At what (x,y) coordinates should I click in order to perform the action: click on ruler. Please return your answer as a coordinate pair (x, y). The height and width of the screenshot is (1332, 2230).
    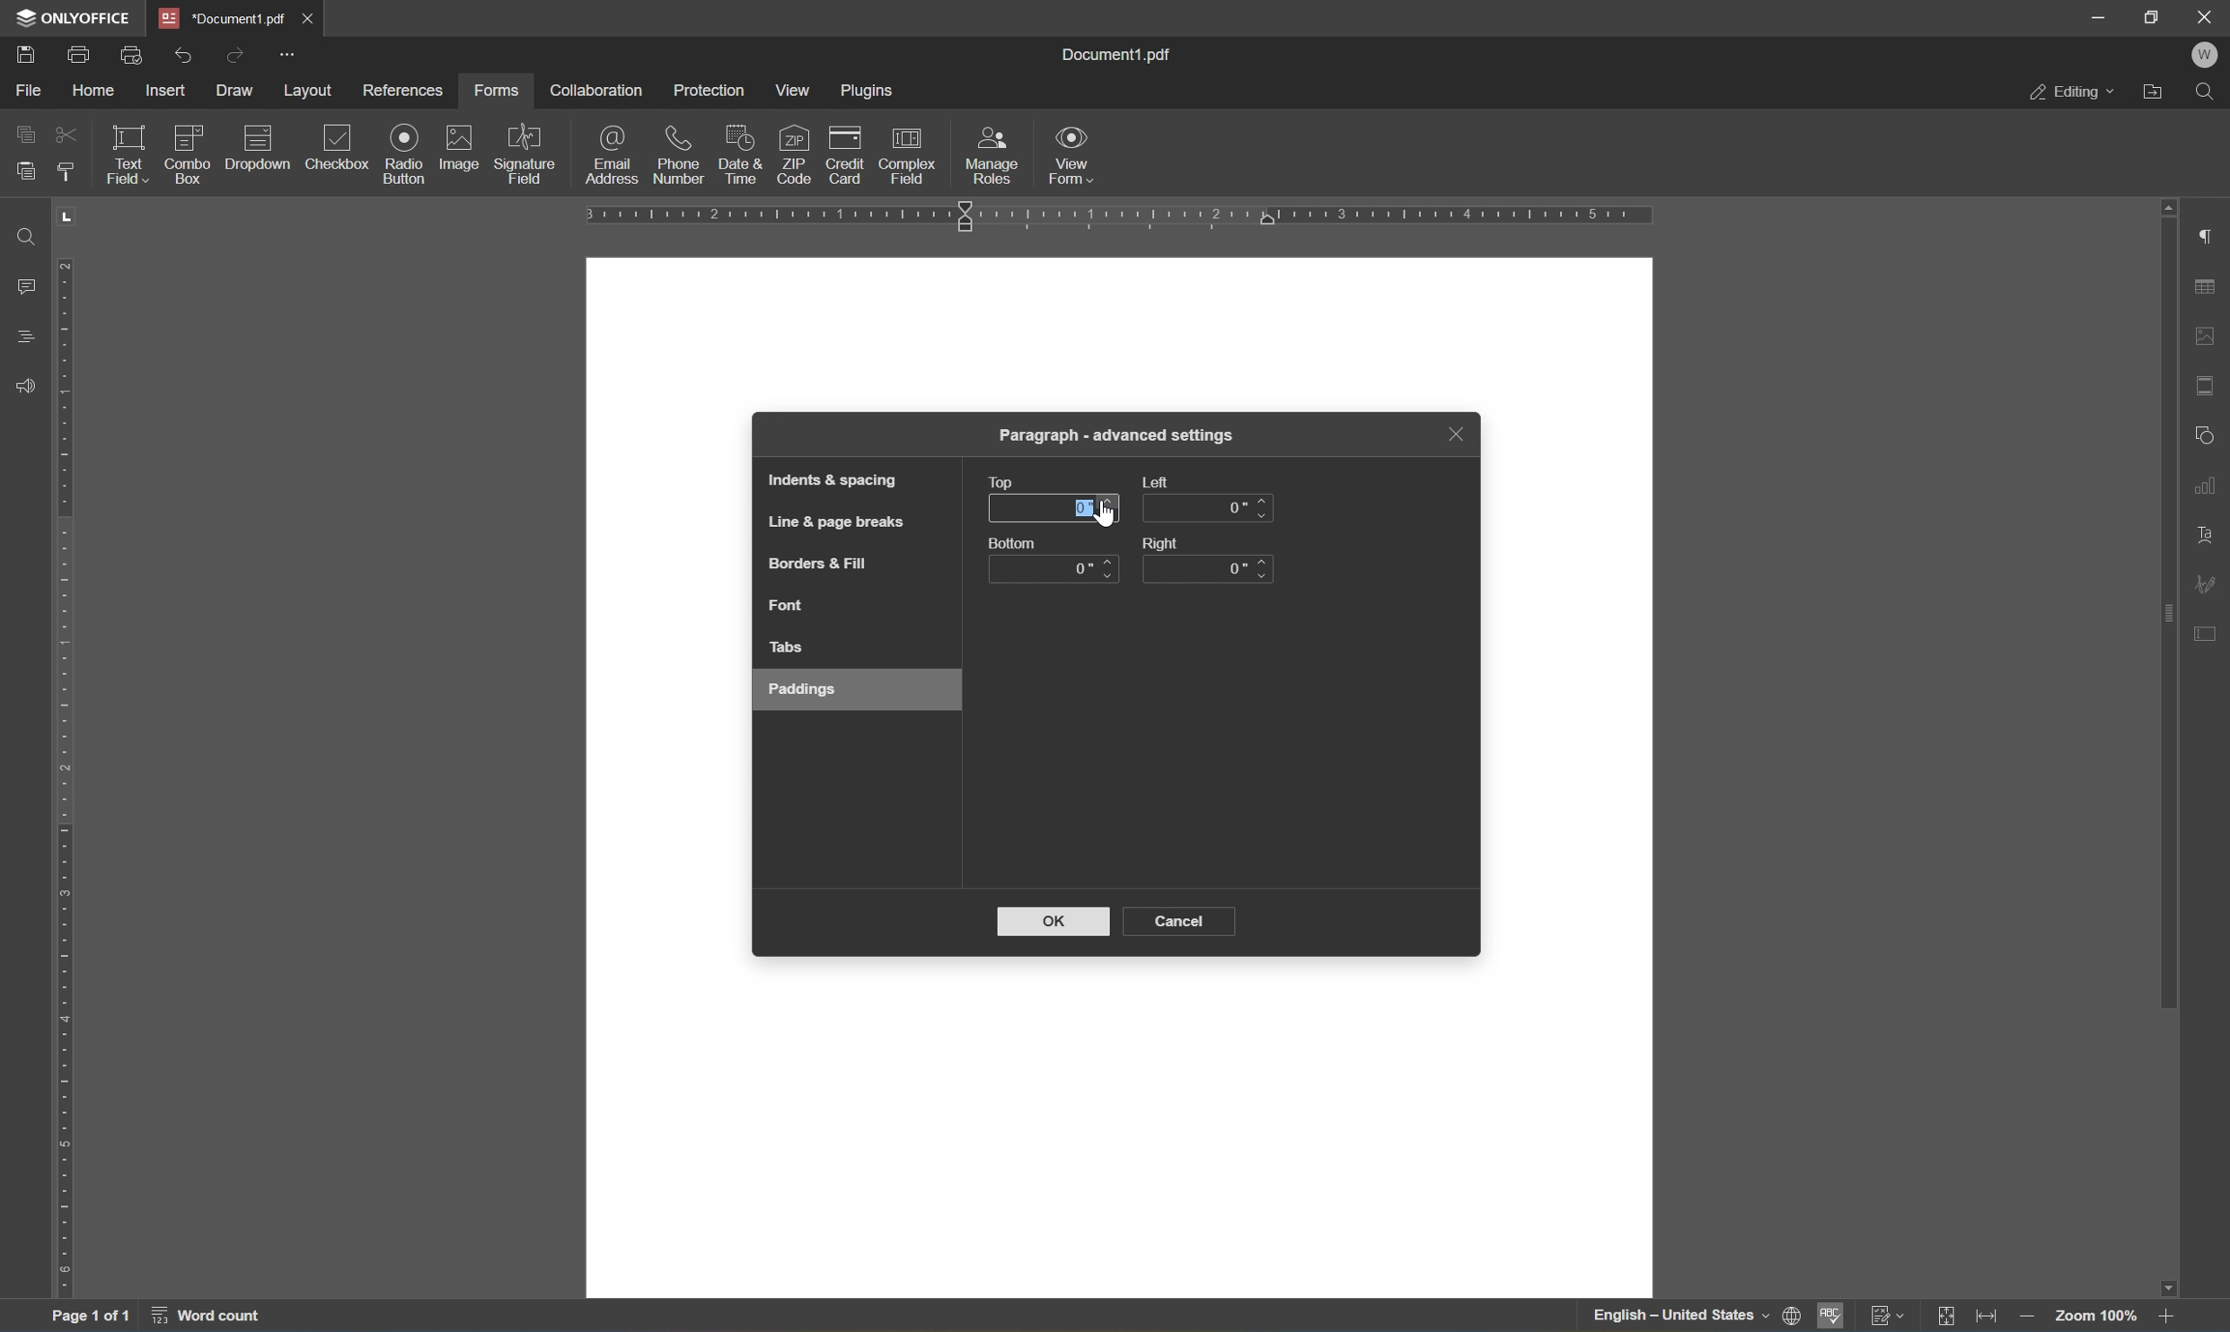
    Looking at the image, I should click on (1119, 219).